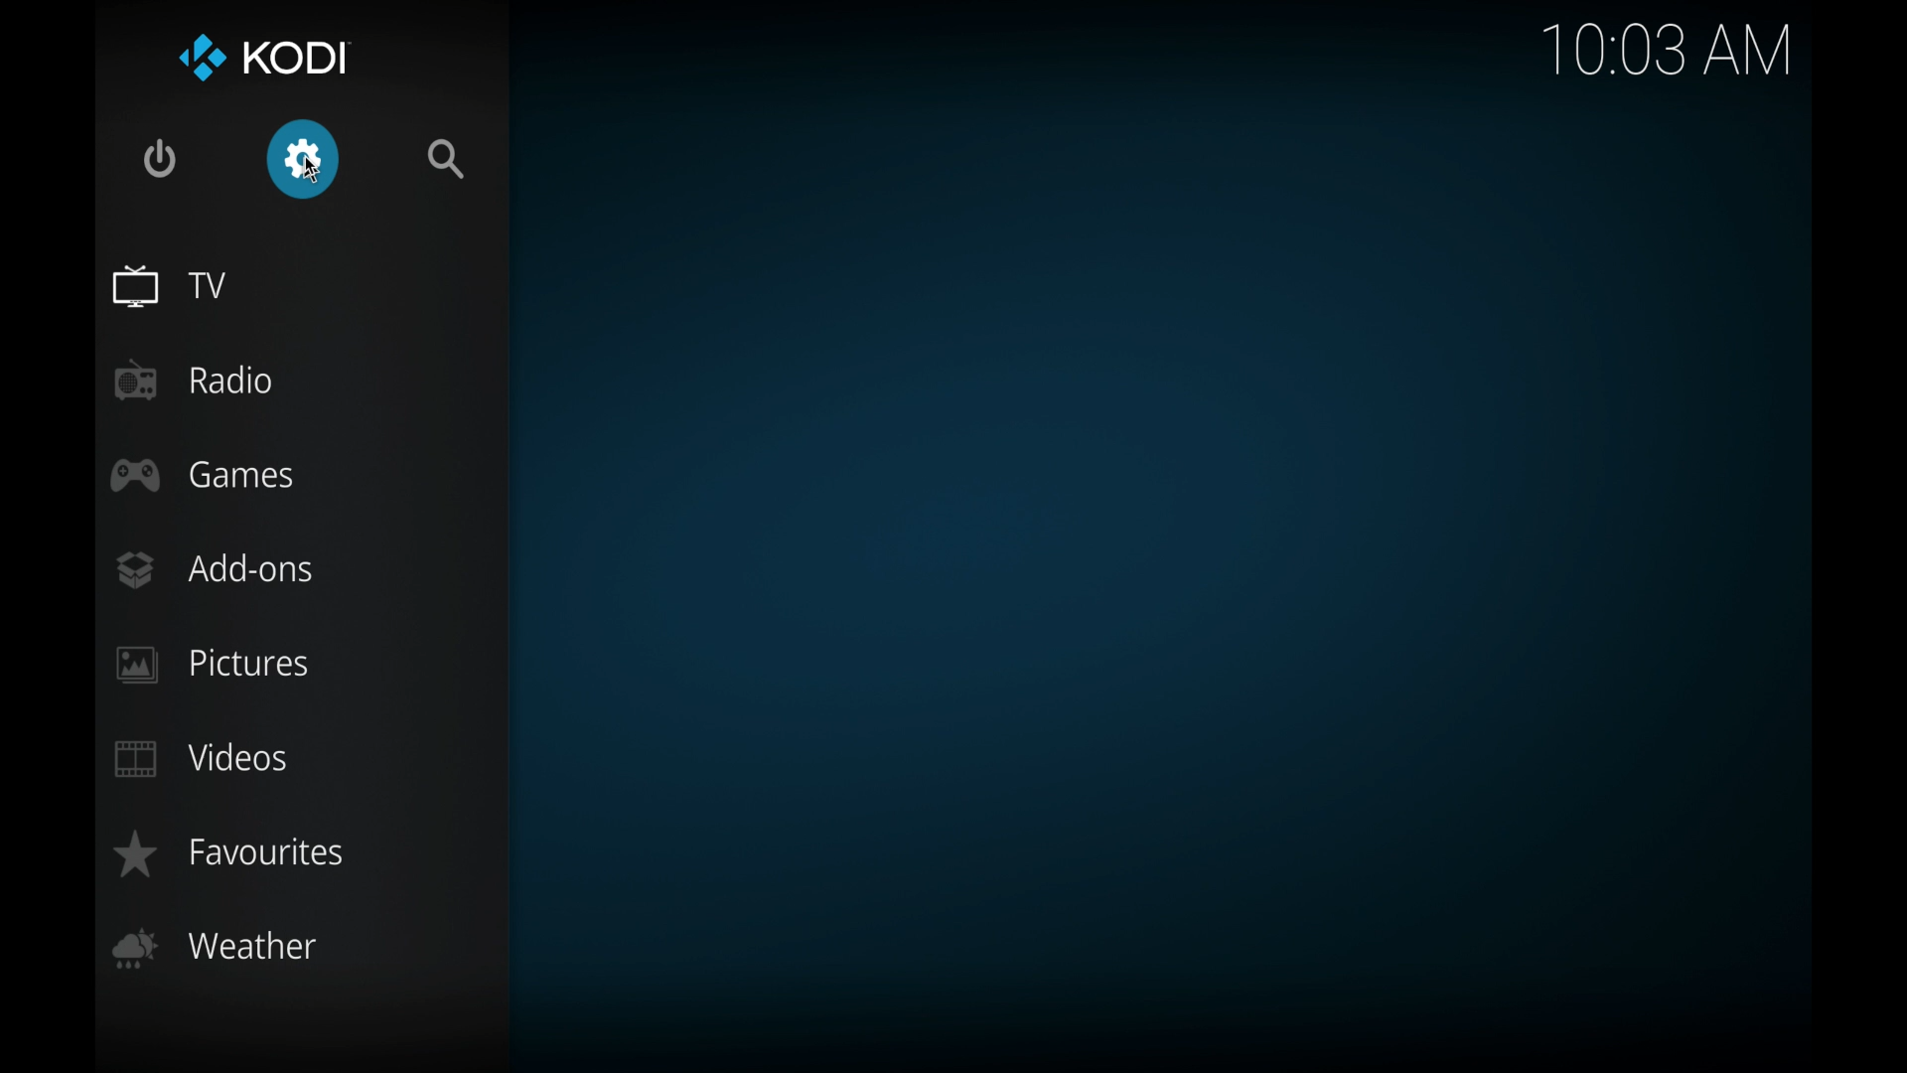  Describe the element at coordinates (217, 948) in the screenshot. I see `weather` at that location.